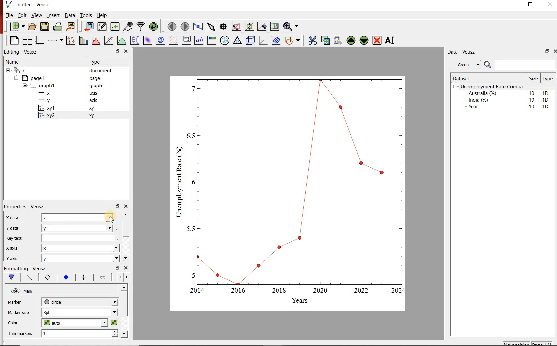 This screenshot has height=346, width=557. Describe the element at coordinates (313, 40) in the screenshot. I see `cut the widgets` at that location.